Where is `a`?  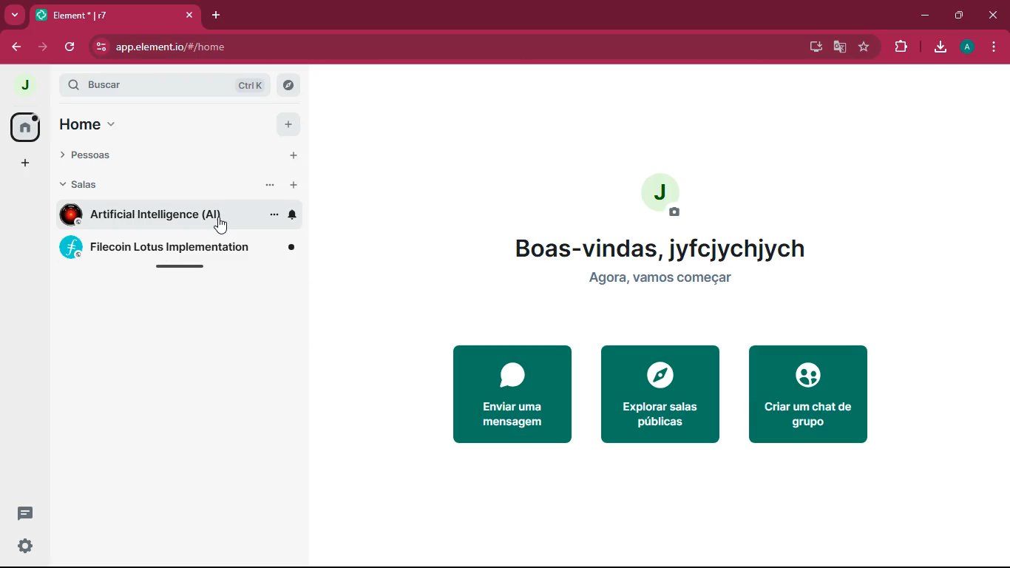
a is located at coordinates (964, 47).